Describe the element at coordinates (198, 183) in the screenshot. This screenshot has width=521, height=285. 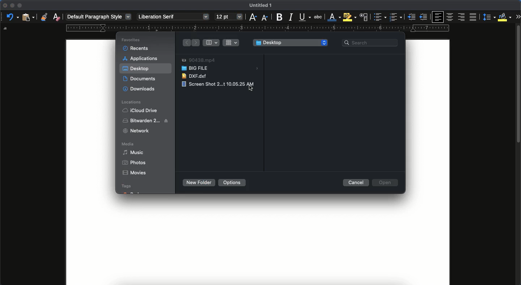
I see `new folder` at that location.